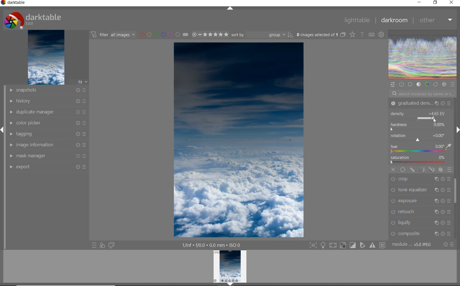  What do you see at coordinates (423, 55) in the screenshot?
I see `WAVEFORM` at bounding box center [423, 55].